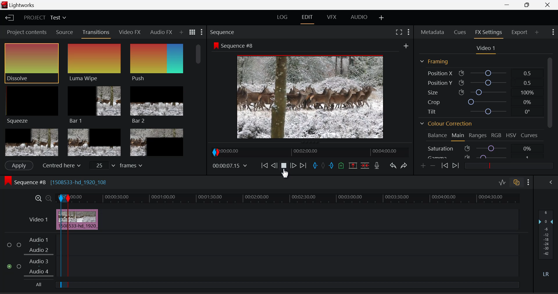 The height and width of the screenshot is (294, 558). What do you see at coordinates (366, 165) in the screenshot?
I see `Delete/Cut` at bounding box center [366, 165].